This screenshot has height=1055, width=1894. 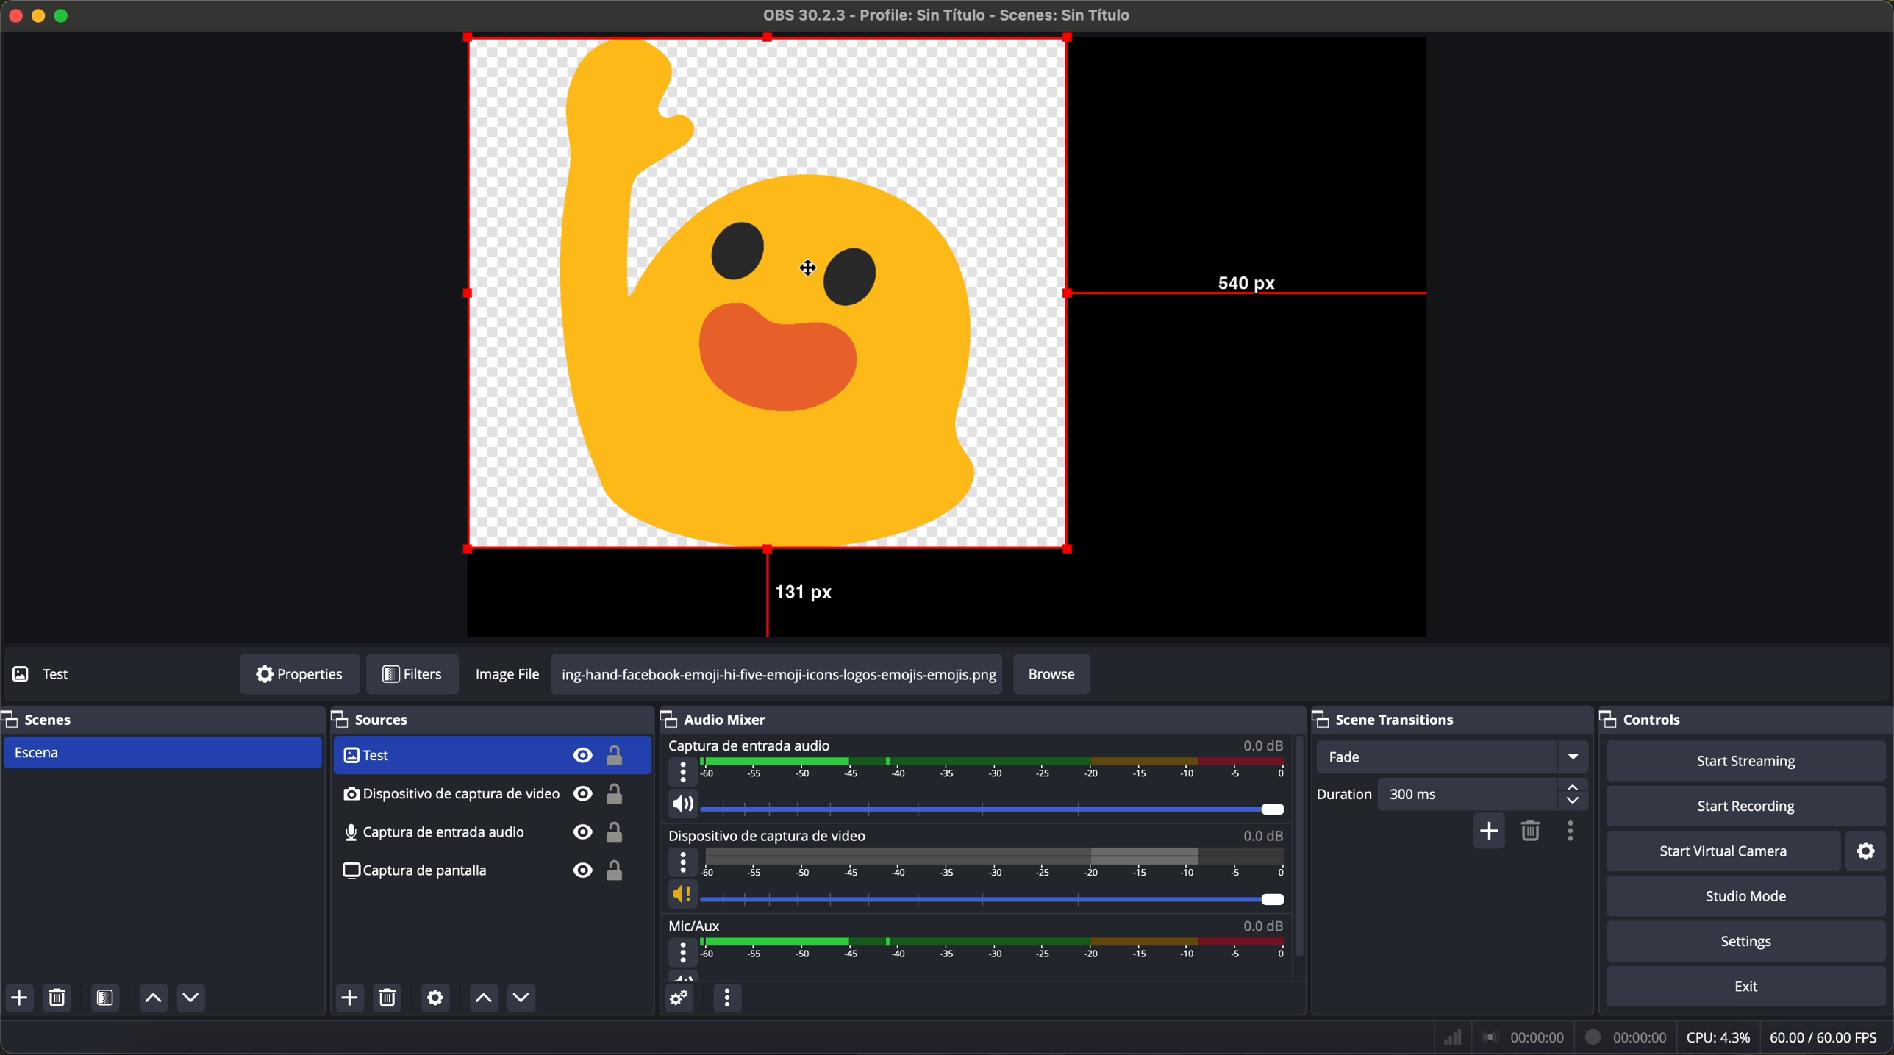 I want to click on click on image, so click(x=768, y=296).